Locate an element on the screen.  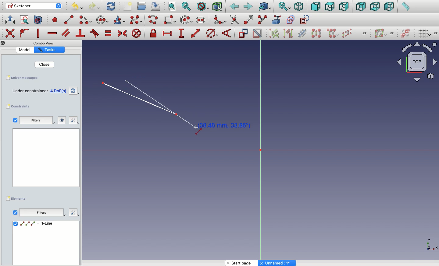
Close is located at coordinates (45, 65).